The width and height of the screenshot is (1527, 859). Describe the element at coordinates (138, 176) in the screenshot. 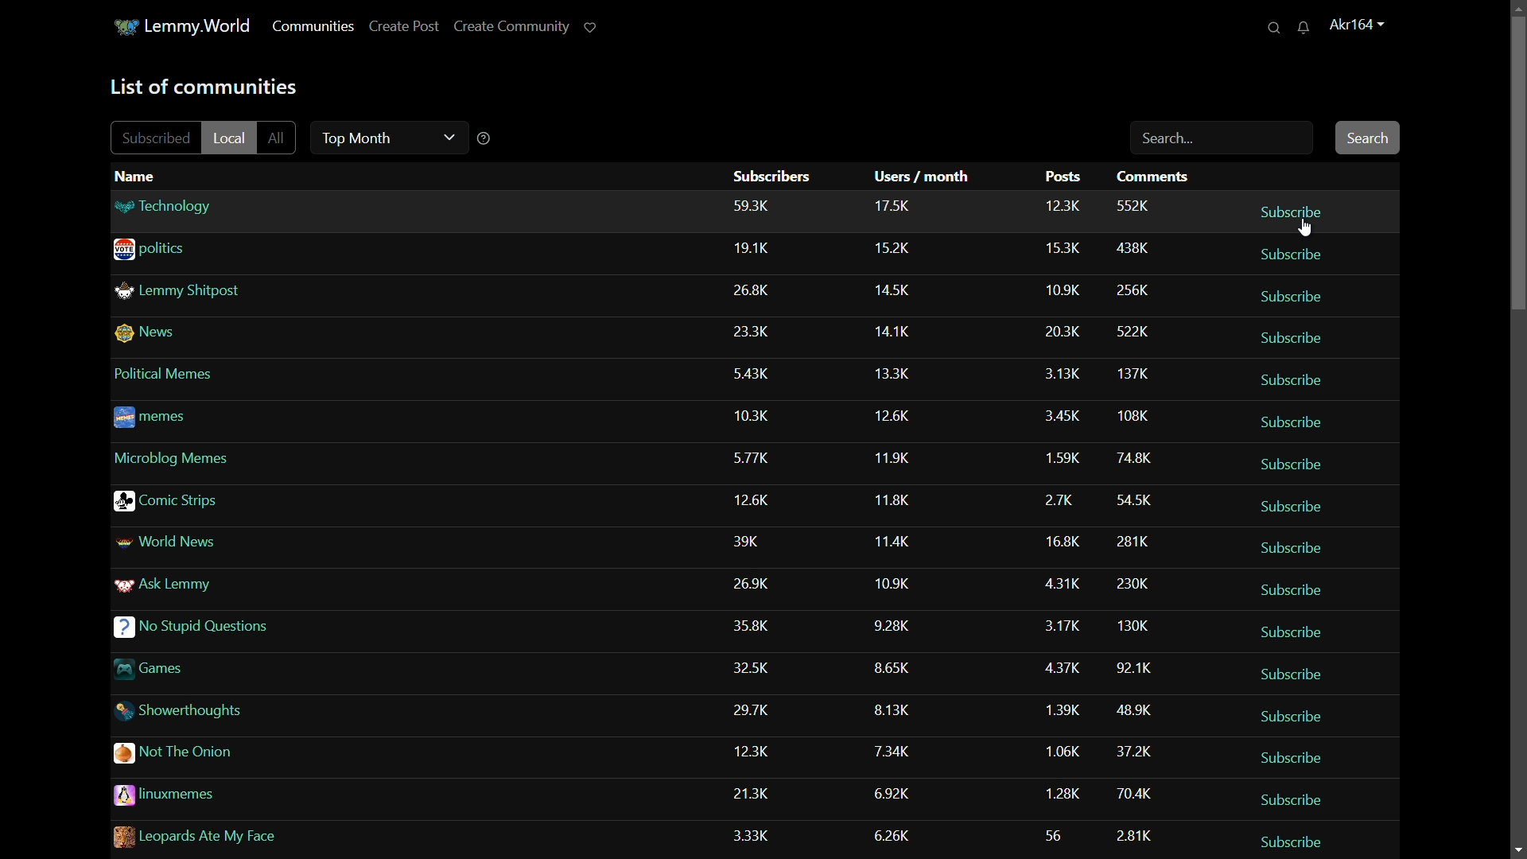

I see `name` at that location.